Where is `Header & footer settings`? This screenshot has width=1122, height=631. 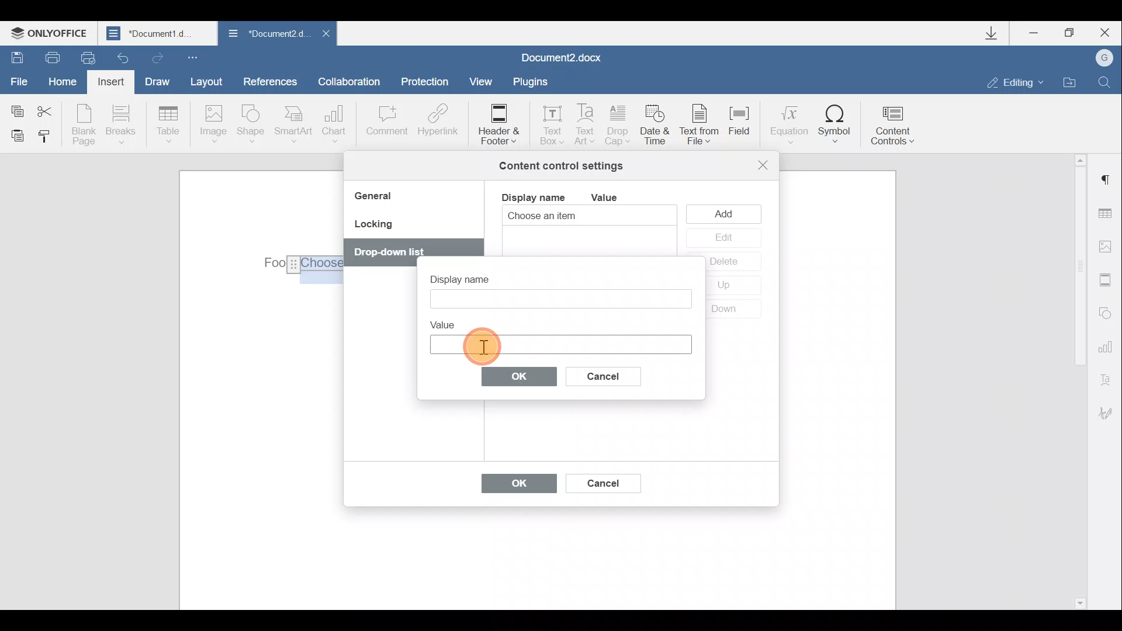 Header & footer settings is located at coordinates (1108, 279).